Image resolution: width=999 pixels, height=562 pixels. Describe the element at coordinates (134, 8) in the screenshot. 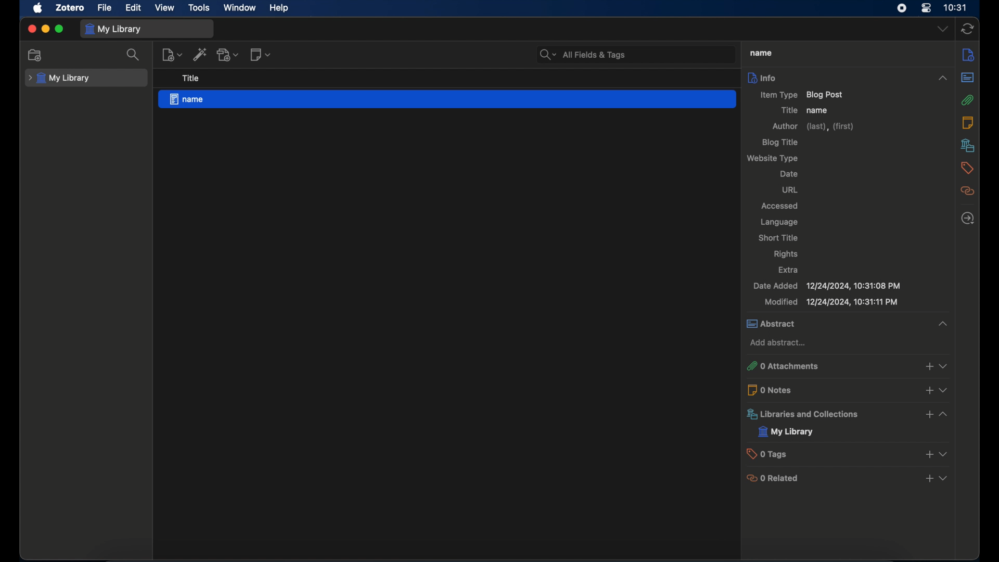

I see `edit` at that location.